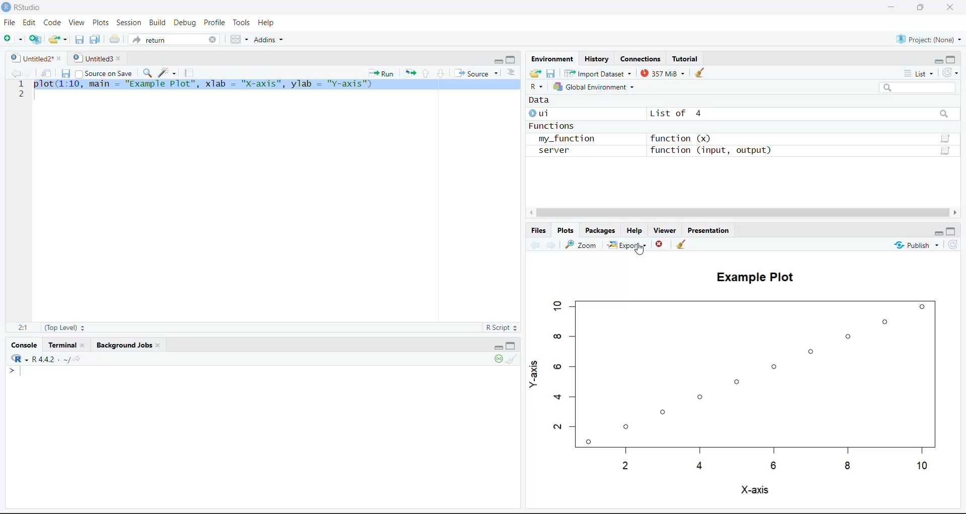 The image size is (966, 514). What do you see at coordinates (951, 72) in the screenshot?
I see `Refresh the list of objects in the environment` at bounding box center [951, 72].